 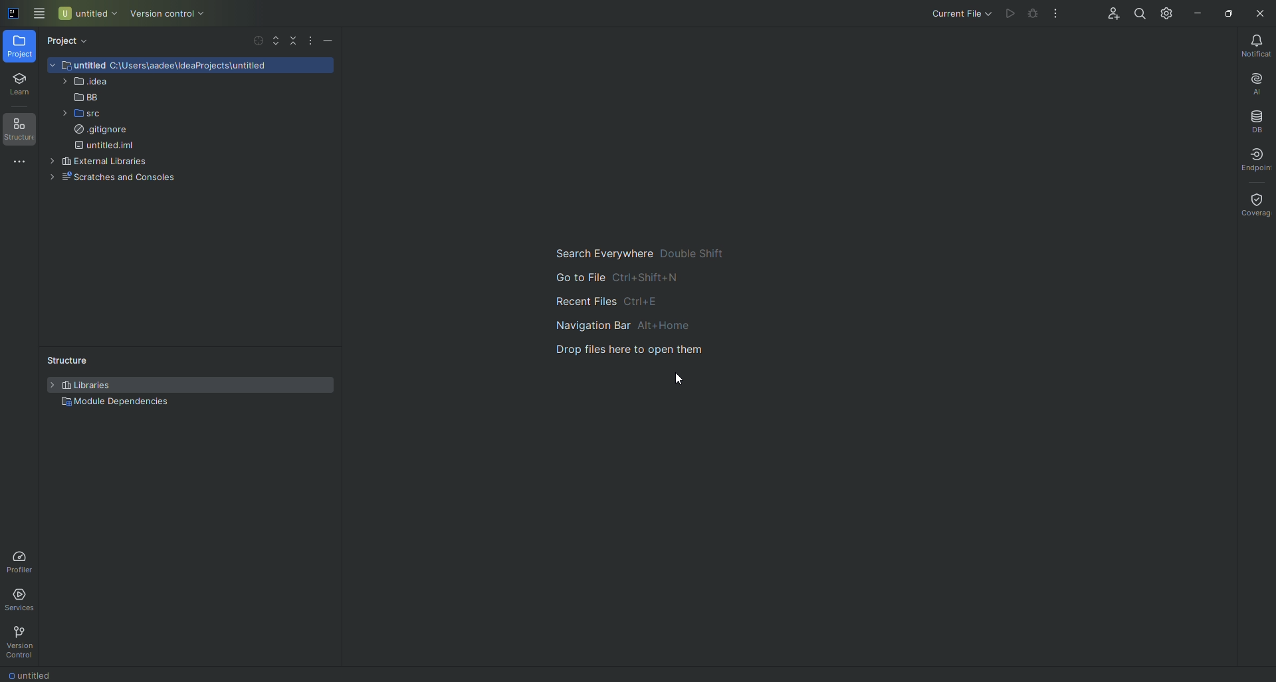 What do you see at coordinates (1196, 12) in the screenshot?
I see `Minimize` at bounding box center [1196, 12].